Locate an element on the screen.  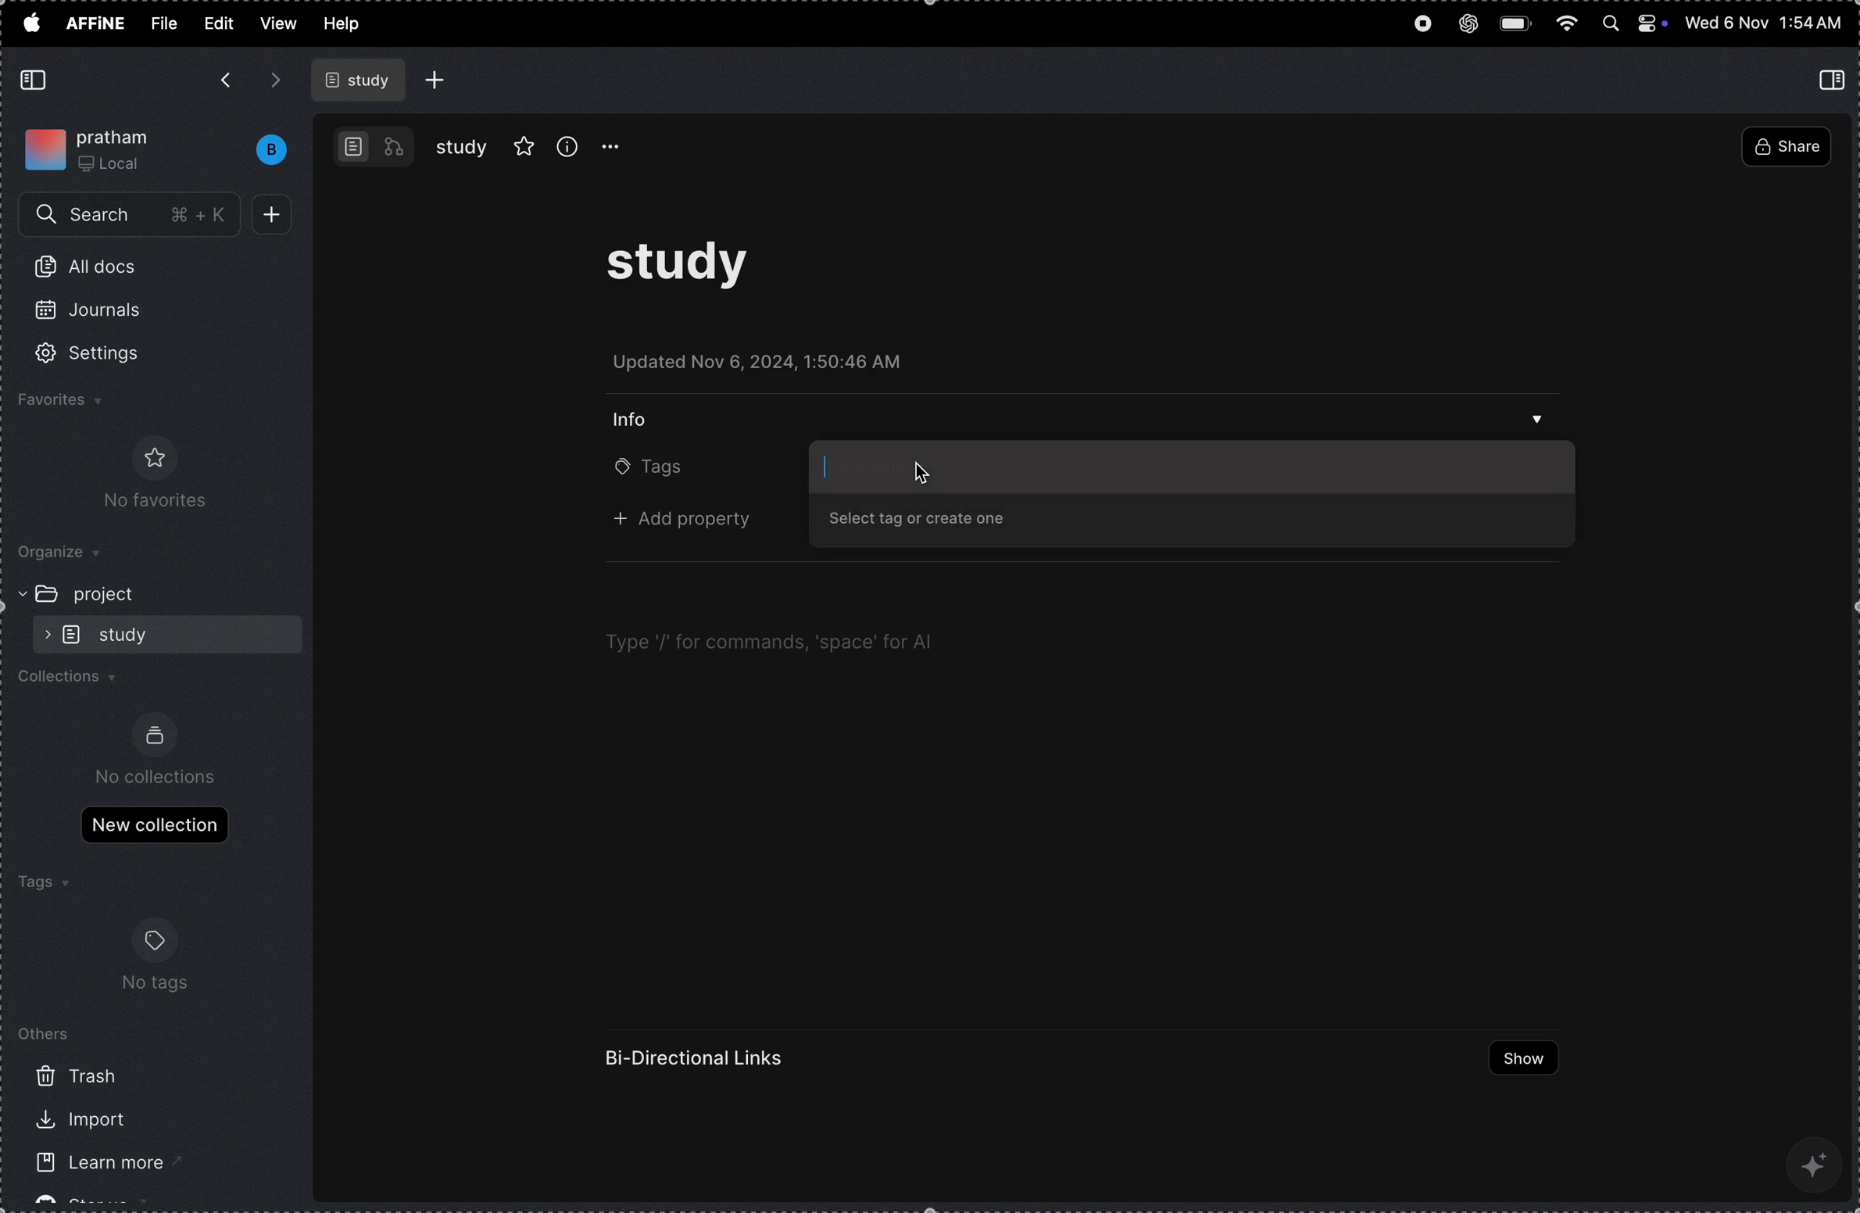
import is located at coordinates (75, 1120).